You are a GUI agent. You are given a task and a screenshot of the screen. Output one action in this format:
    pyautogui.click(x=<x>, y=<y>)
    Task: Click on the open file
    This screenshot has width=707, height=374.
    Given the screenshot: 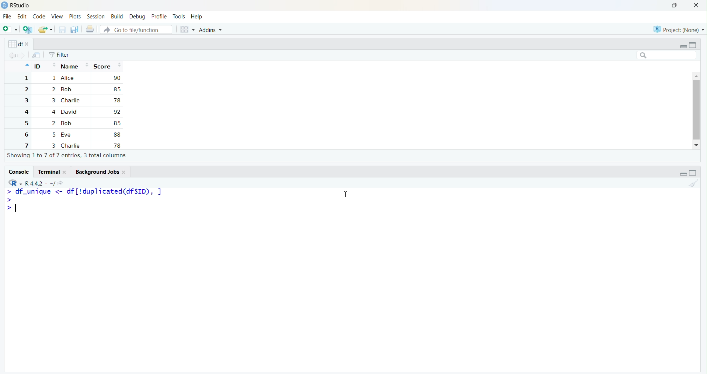 What is the action you would take?
    pyautogui.click(x=45, y=30)
    